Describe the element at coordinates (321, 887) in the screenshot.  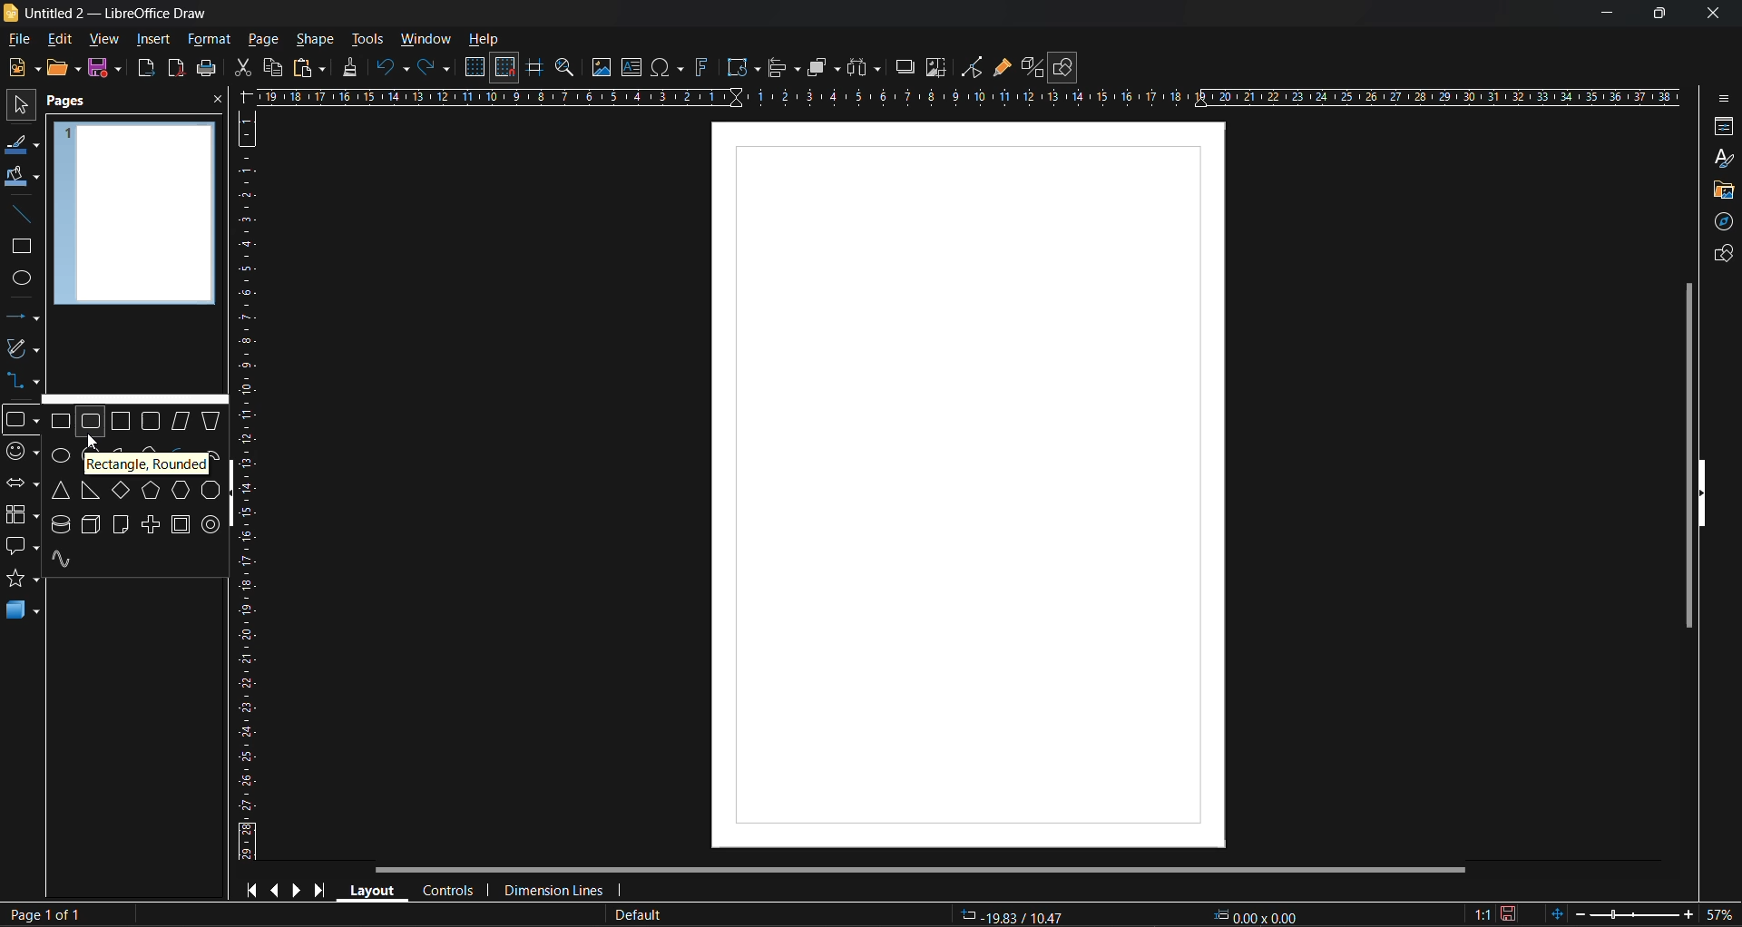
I see `last` at that location.